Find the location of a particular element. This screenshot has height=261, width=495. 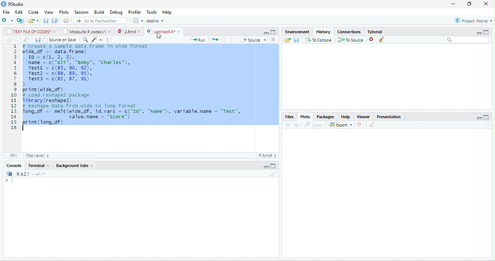

Run is located at coordinates (197, 40).